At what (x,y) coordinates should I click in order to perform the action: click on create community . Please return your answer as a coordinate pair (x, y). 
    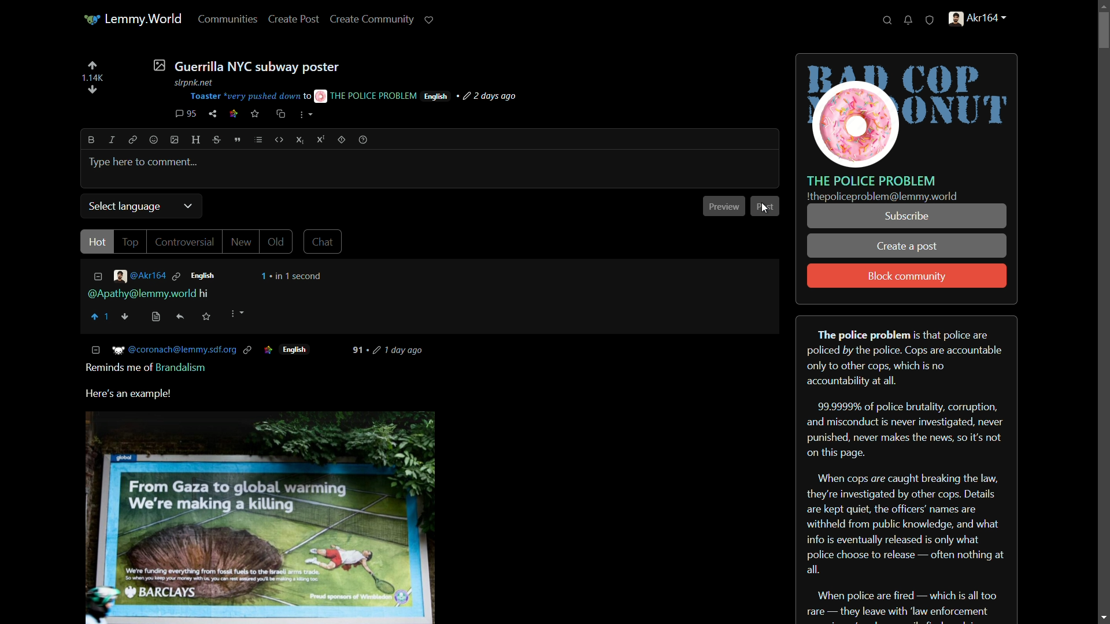
    Looking at the image, I should click on (375, 18).